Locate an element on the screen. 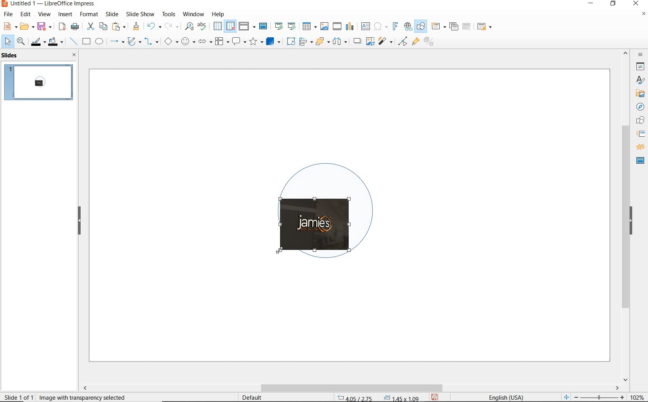 This screenshot has width=648, height=402. Default is located at coordinates (253, 397).